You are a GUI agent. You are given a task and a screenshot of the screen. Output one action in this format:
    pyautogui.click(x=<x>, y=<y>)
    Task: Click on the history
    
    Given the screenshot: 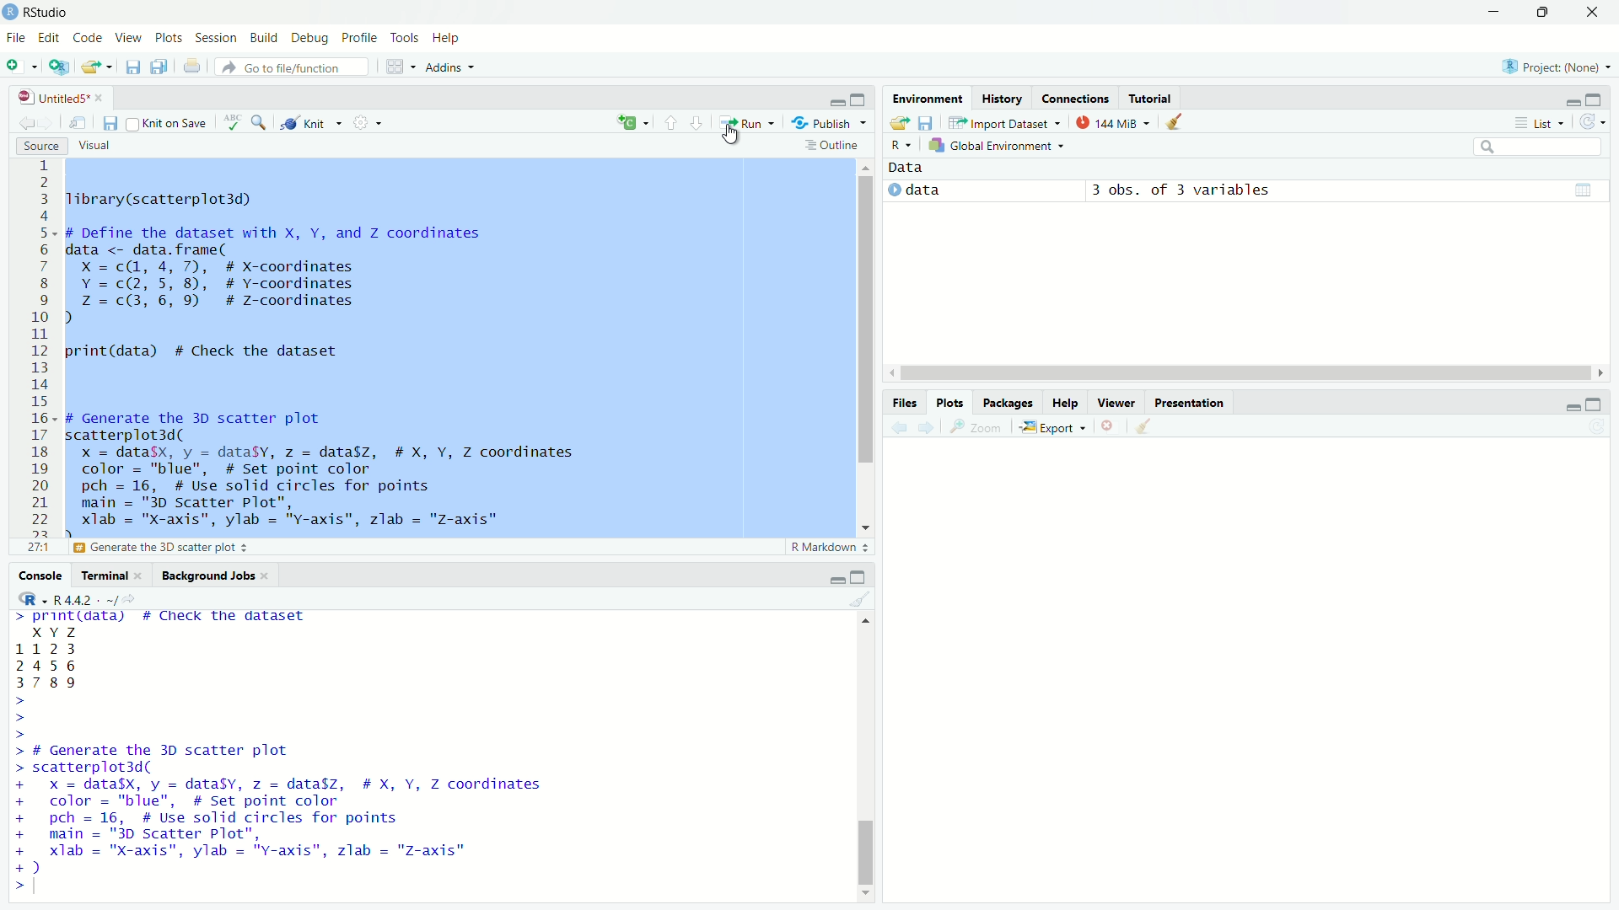 What is the action you would take?
    pyautogui.click(x=1004, y=98)
    